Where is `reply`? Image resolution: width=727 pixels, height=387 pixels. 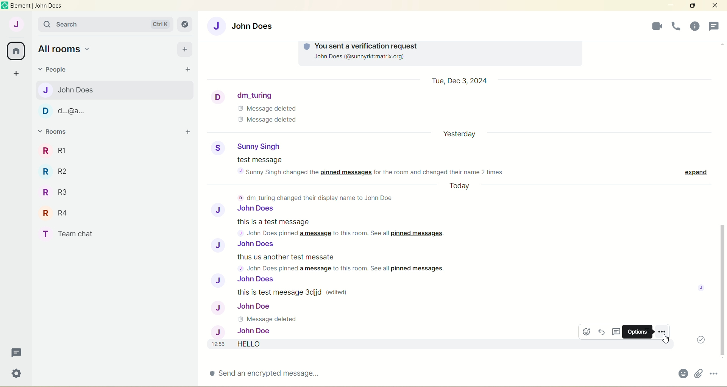 reply is located at coordinates (602, 332).